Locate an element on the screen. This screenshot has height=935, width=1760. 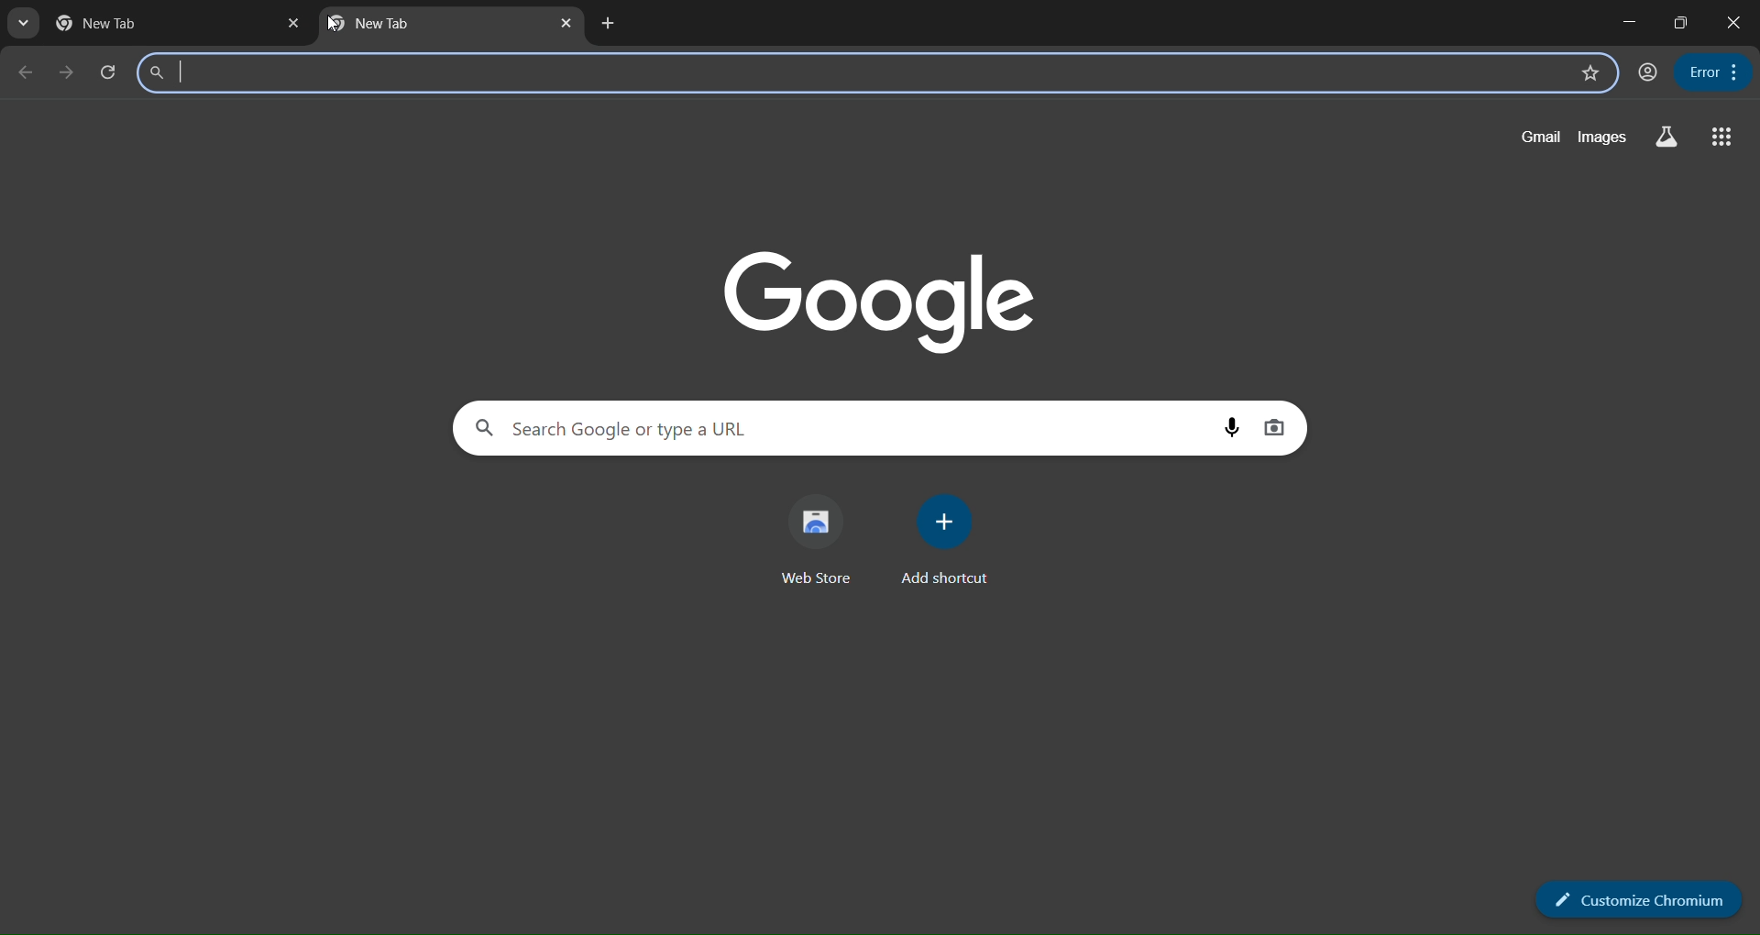
tab list is located at coordinates (27, 24).